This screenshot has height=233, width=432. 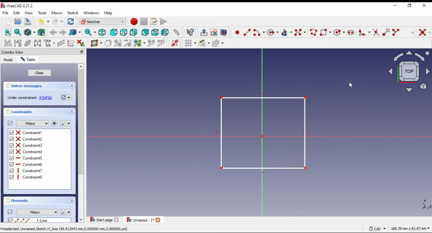 I want to click on go to linked object, so click(x=75, y=32).